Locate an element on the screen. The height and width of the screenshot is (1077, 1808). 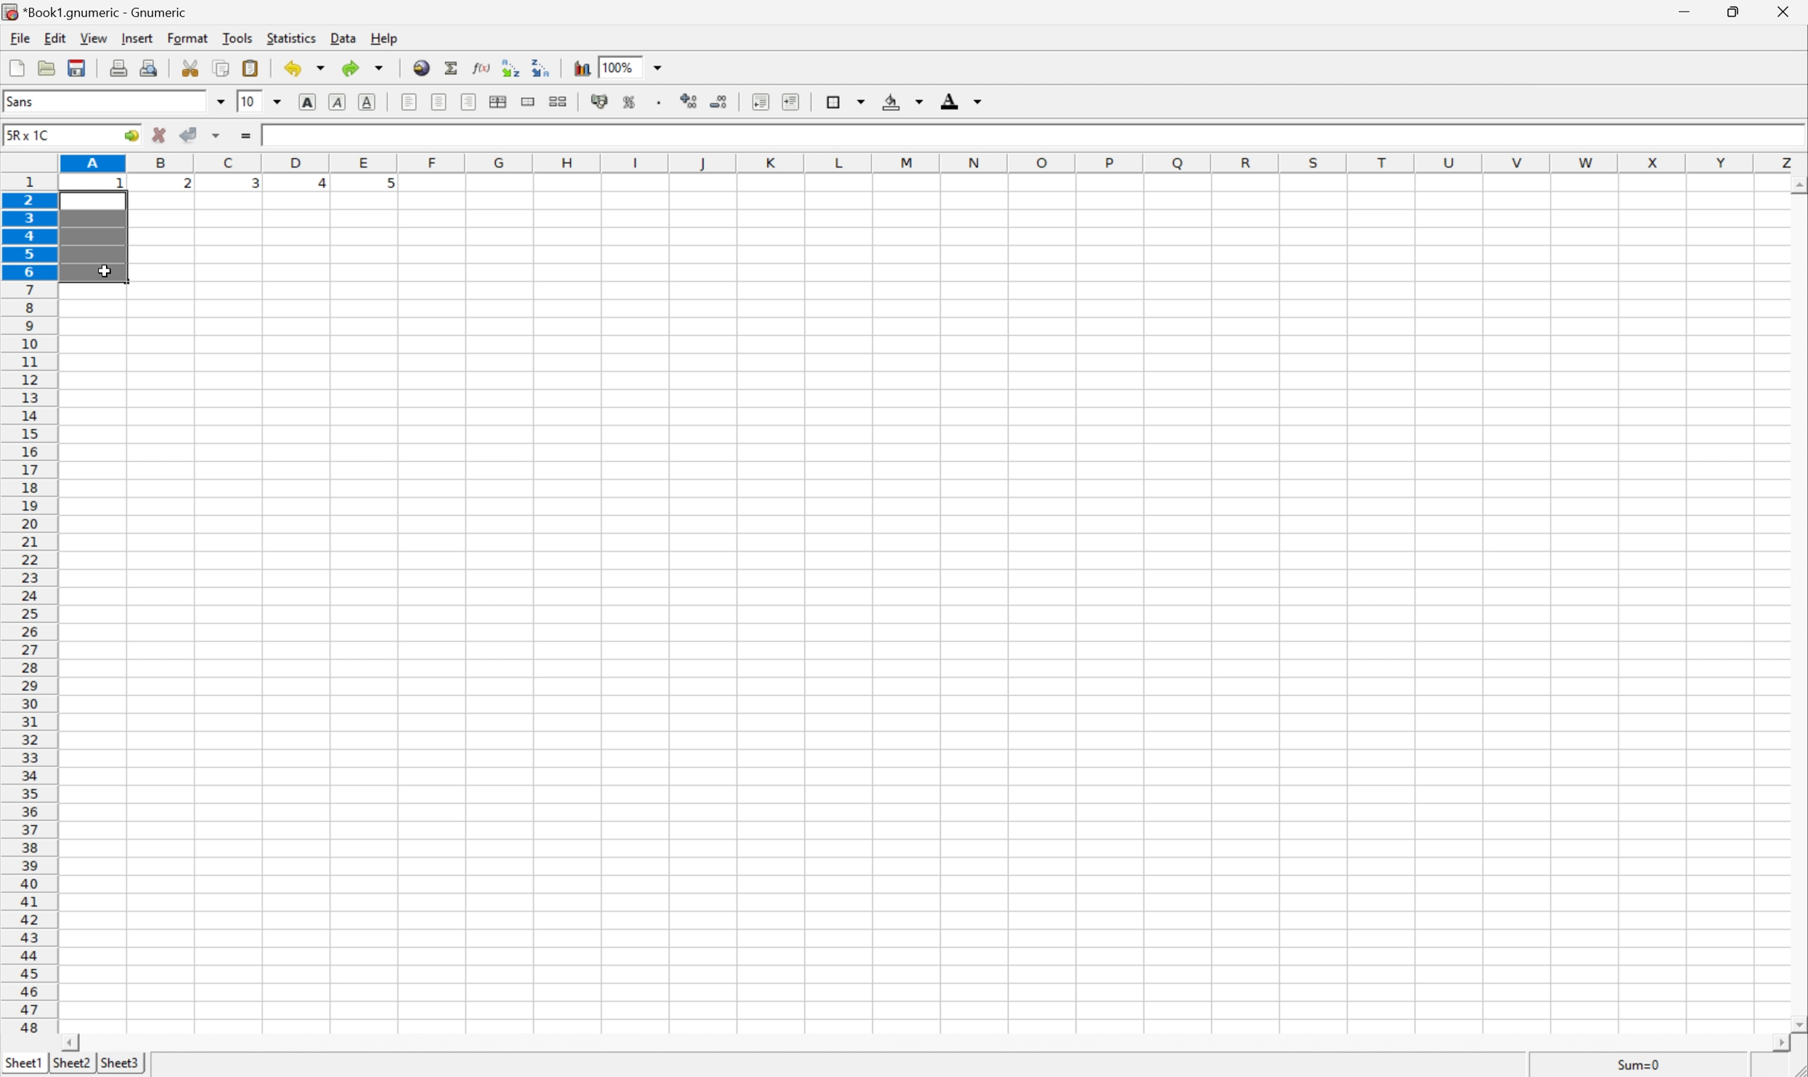
format selection as percentage is located at coordinates (630, 103).